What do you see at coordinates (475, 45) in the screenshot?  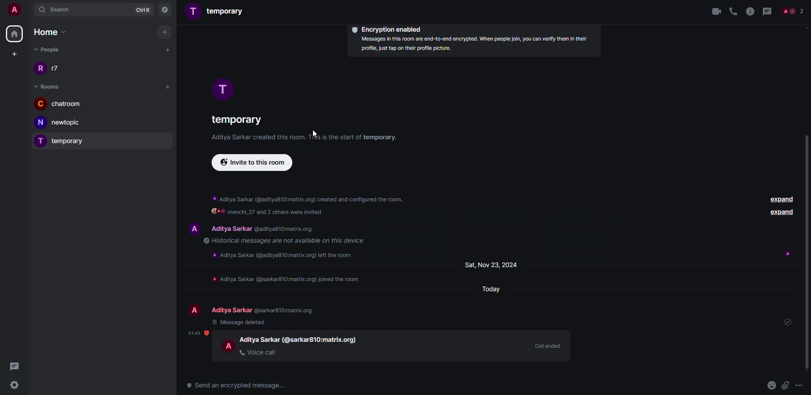 I see `info` at bounding box center [475, 45].